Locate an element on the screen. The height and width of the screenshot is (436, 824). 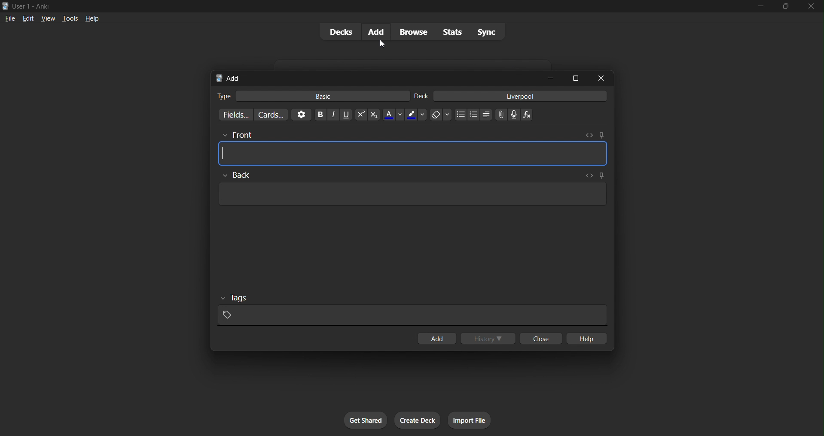
unordered list is located at coordinates (484, 115).